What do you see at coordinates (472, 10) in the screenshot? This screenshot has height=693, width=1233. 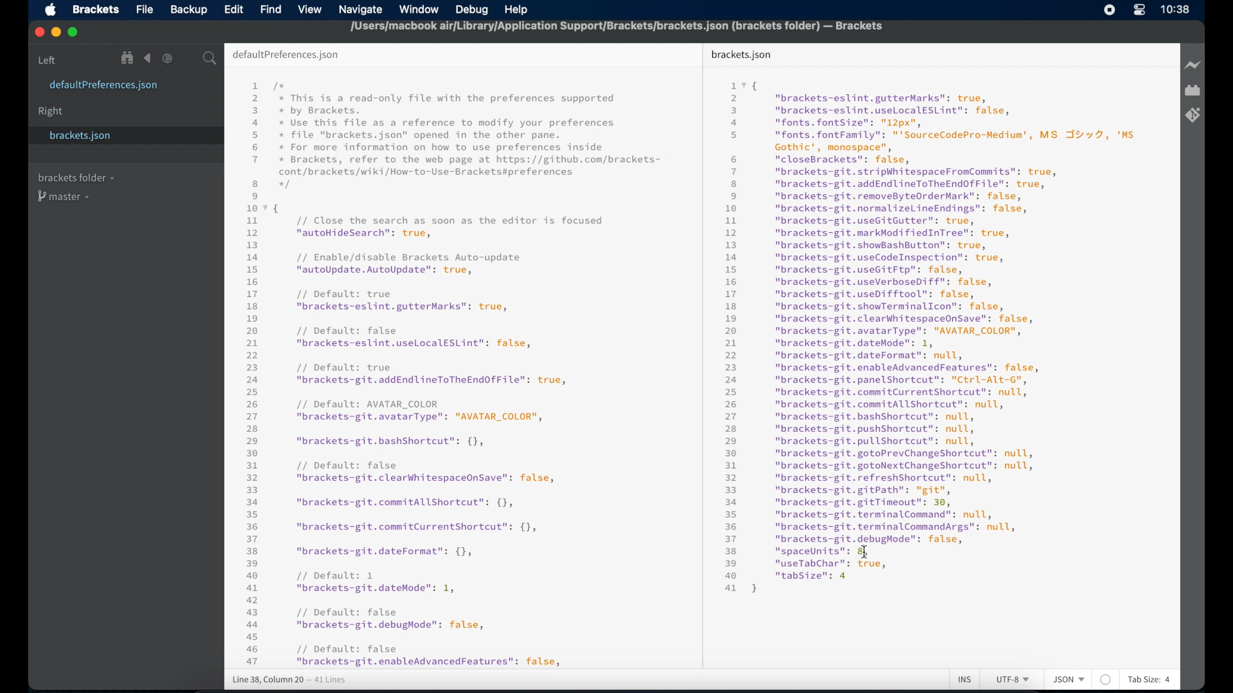 I see `debug` at bounding box center [472, 10].